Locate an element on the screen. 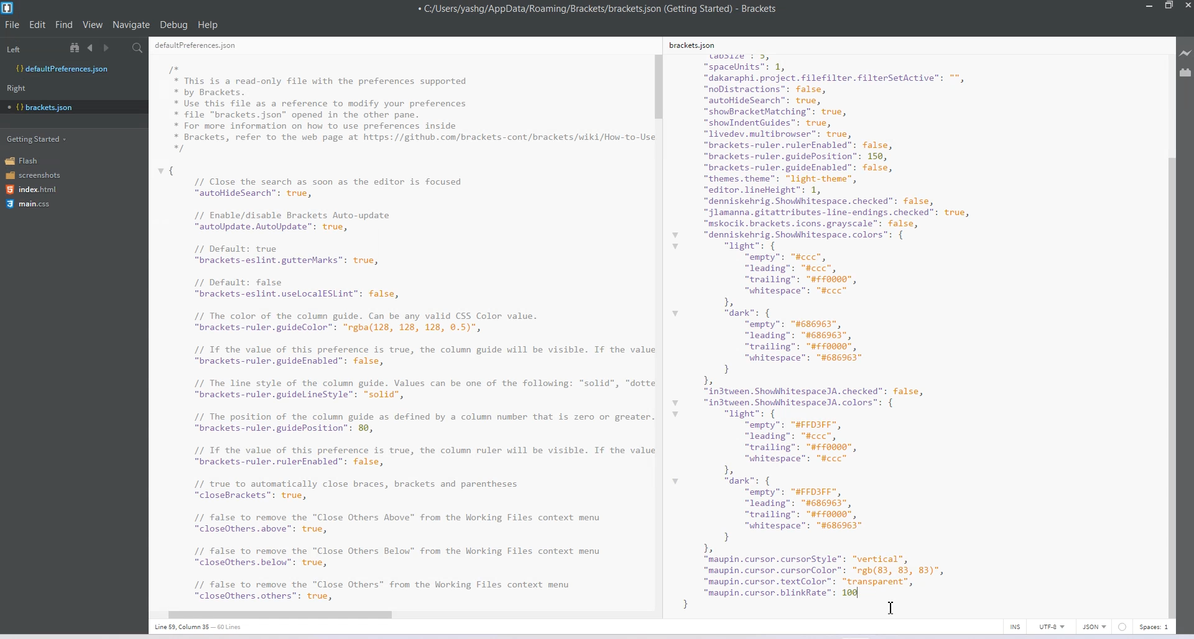 The width and height of the screenshot is (1194, 639). Line 36, Column 13- 60 lines is located at coordinates (205, 627).